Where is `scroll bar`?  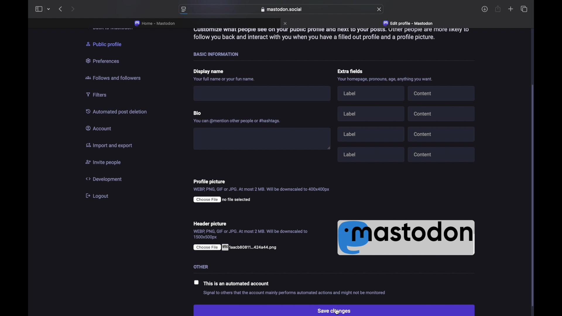
scroll bar is located at coordinates (534, 195).